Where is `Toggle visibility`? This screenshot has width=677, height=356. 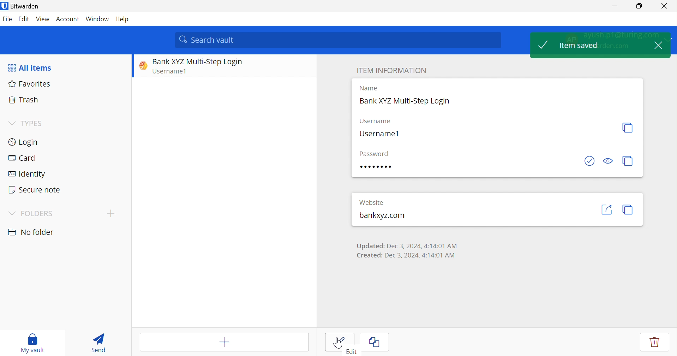 Toggle visibility is located at coordinates (607, 161).